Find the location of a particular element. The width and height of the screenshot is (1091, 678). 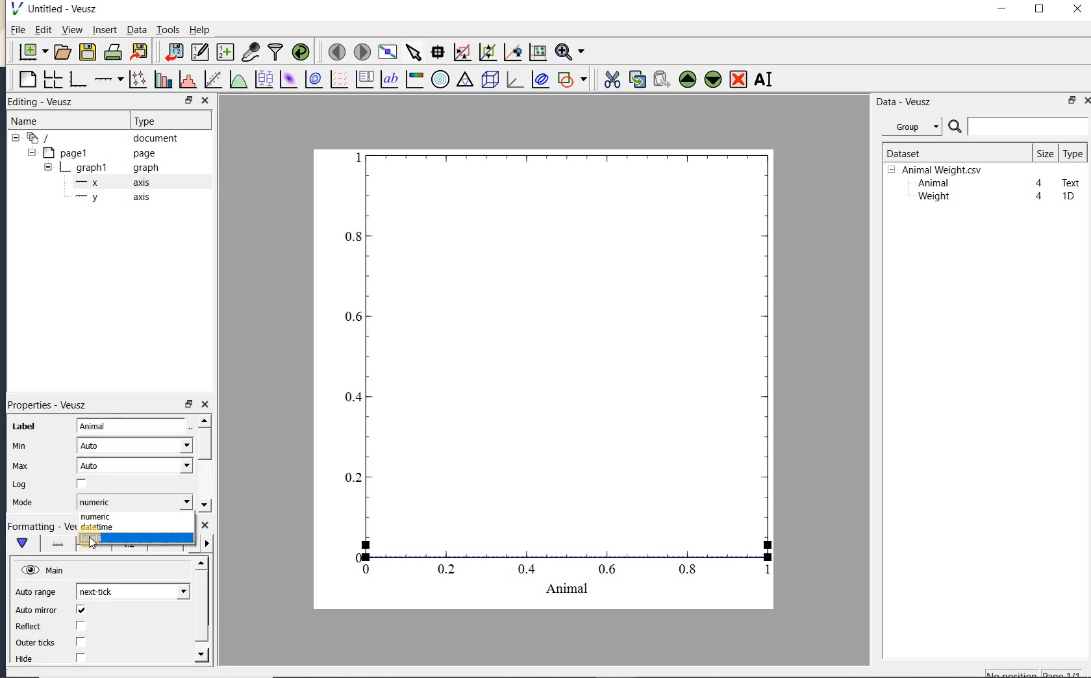

Untitled-Veusz is located at coordinates (58, 9).